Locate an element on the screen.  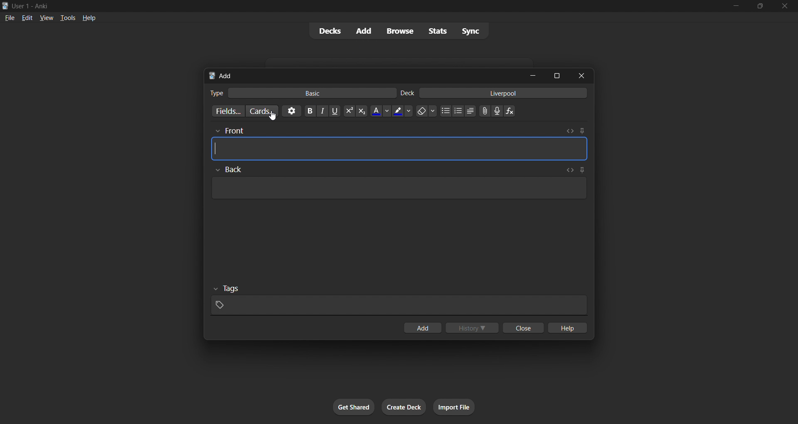
view is located at coordinates (45, 17).